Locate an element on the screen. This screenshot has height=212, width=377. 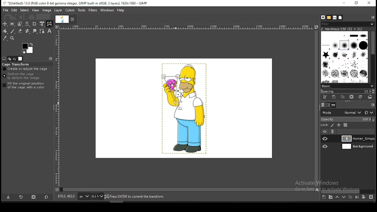
spacing is located at coordinates (348, 91).